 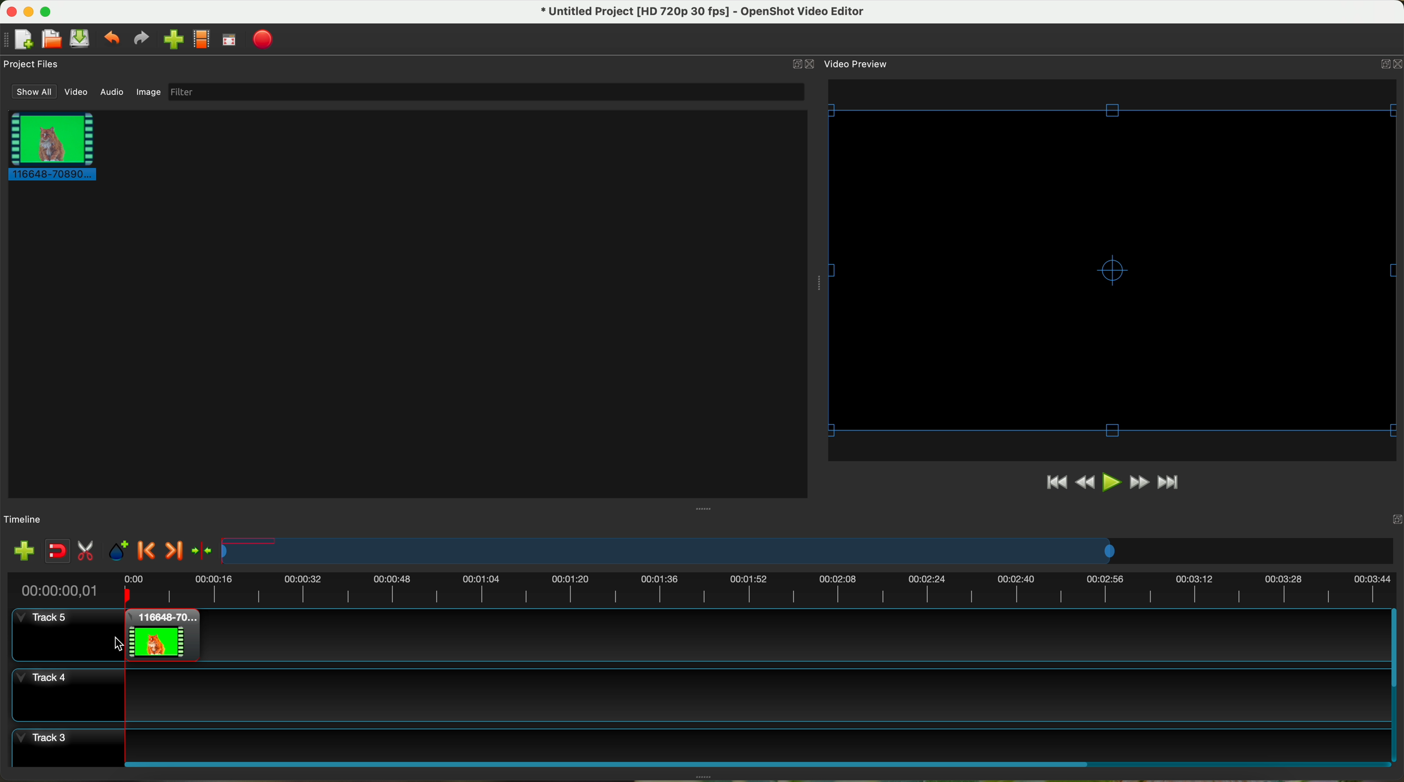 I want to click on full screen, so click(x=229, y=40).